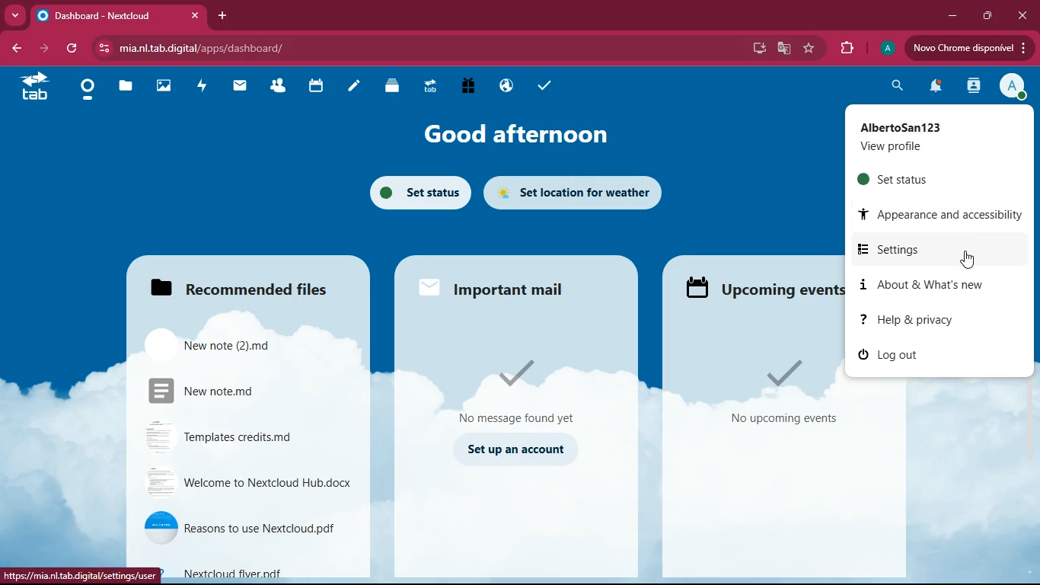 Image resolution: width=1040 pixels, height=585 pixels. I want to click on file, so click(263, 572).